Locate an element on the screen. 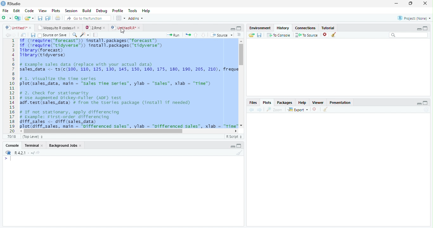 The image size is (433, 228). save is located at coordinates (259, 35).